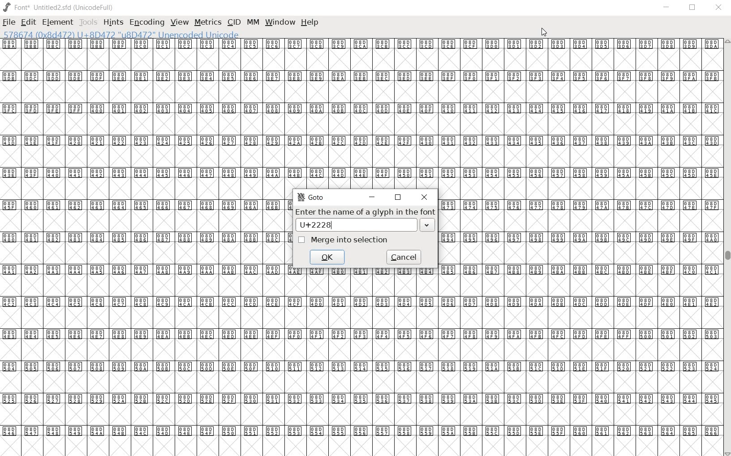 This screenshot has width=731, height=456. What do you see at coordinates (693, 9) in the screenshot?
I see `restore` at bounding box center [693, 9].